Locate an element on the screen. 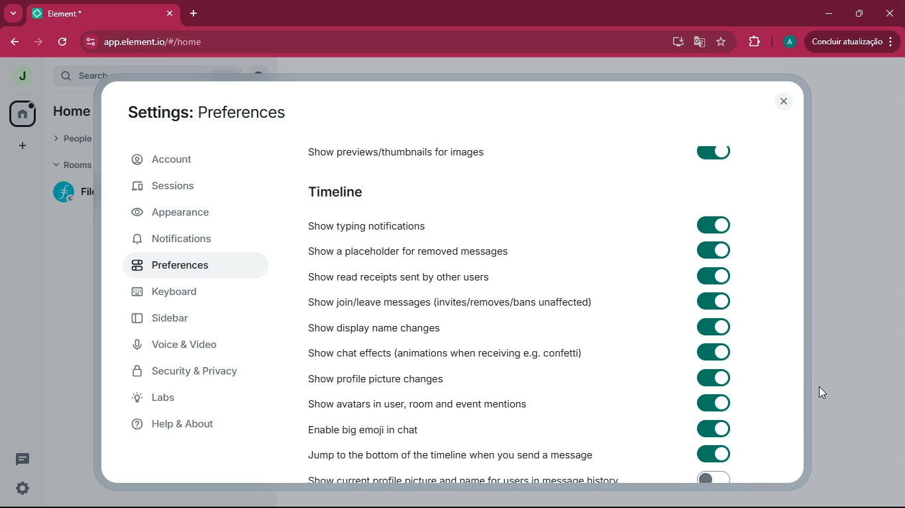 The height and width of the screenshot is (508, 905). toggle on  is located at coordinates (716, 429).